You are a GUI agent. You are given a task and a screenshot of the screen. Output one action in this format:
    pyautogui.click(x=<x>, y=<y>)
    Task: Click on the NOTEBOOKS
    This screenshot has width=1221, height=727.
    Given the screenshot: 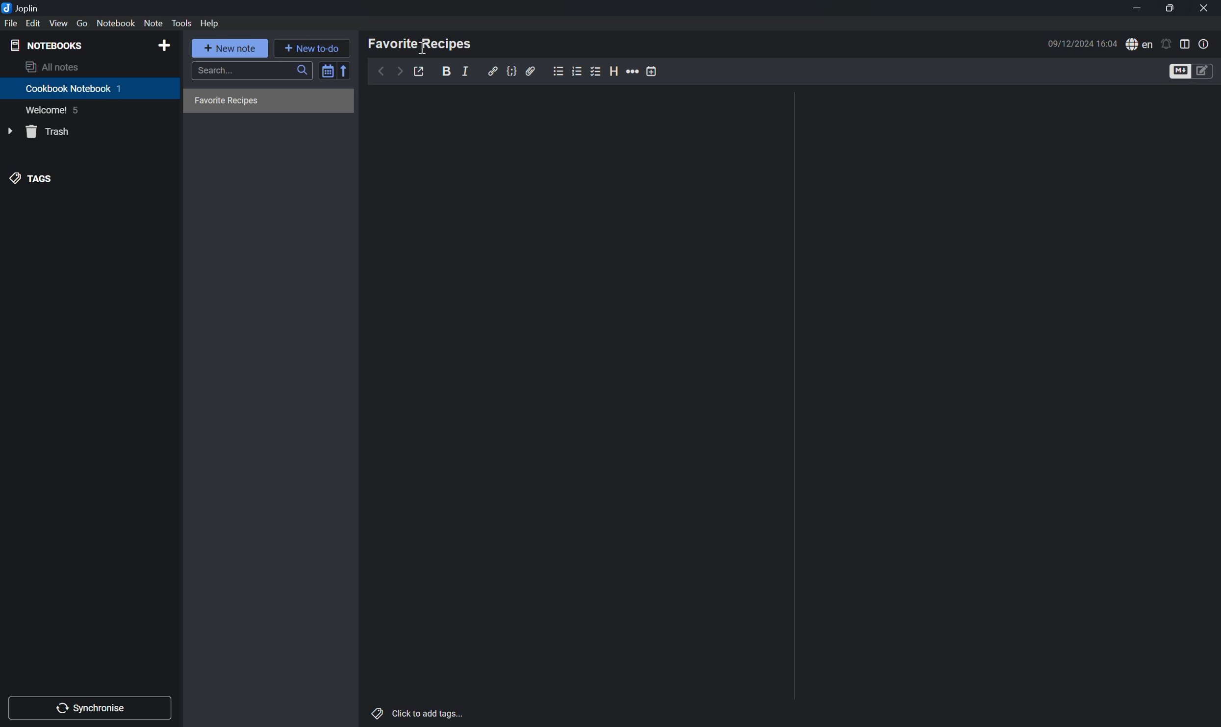 What is the action you would take?
    pyautogui.click(x=46, y=46)
    